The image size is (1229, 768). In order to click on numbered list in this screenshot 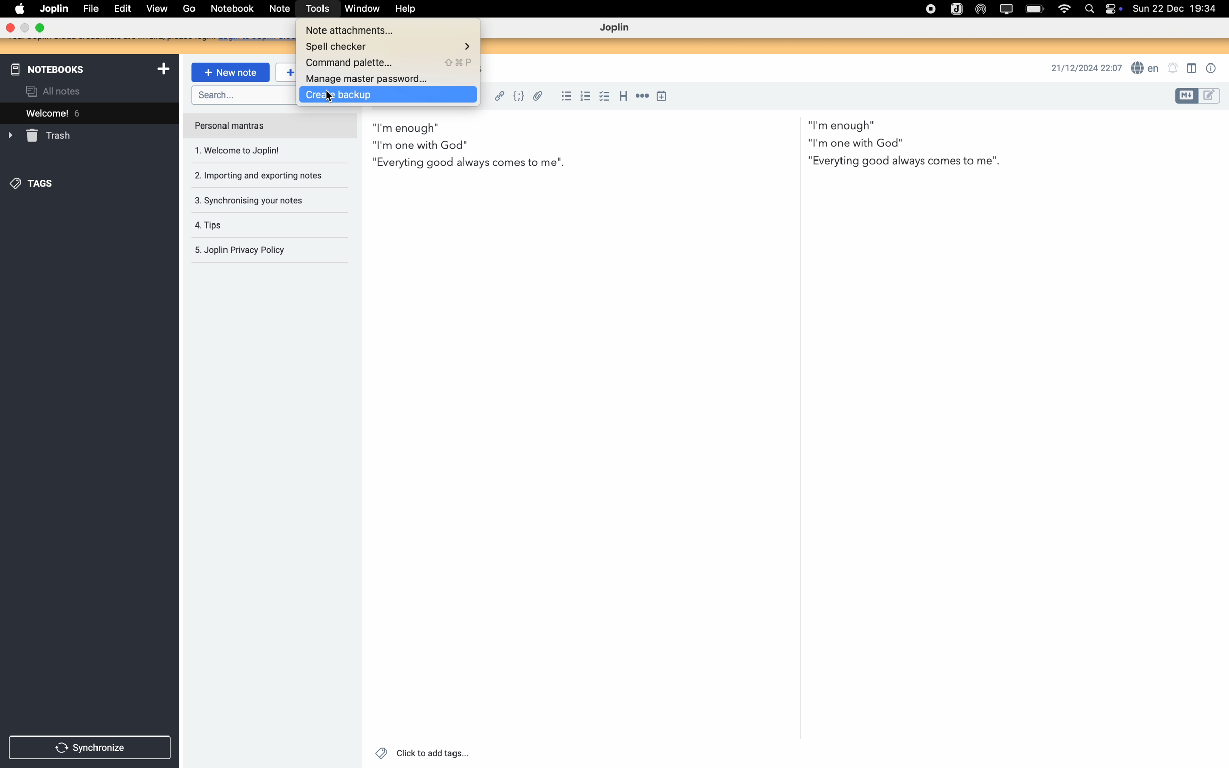, I will do `click(585, 95)`.